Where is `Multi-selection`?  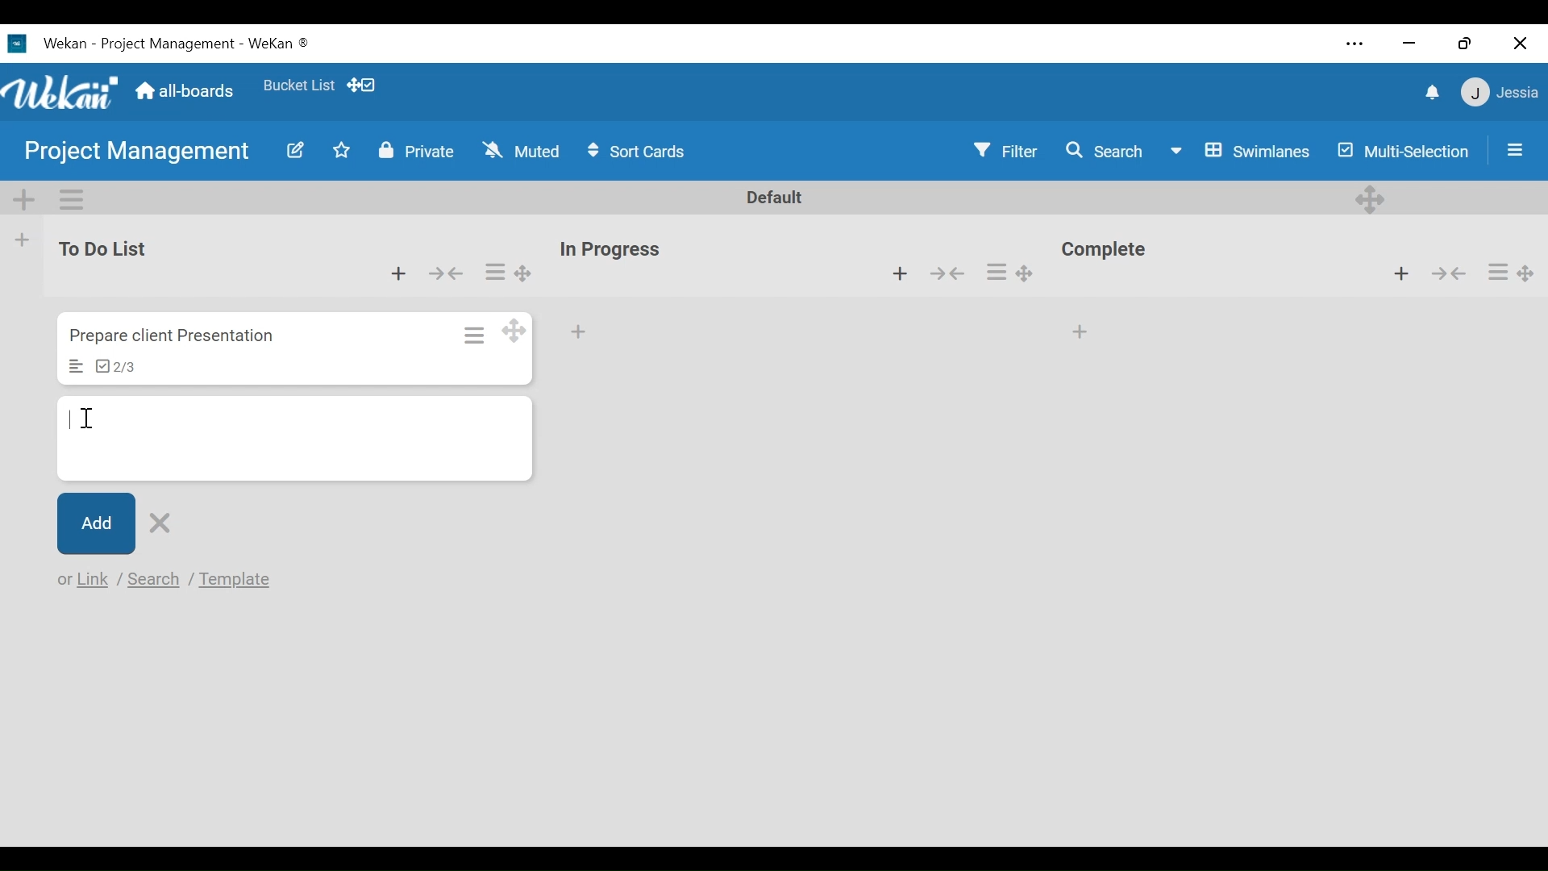
Multi-selection is located at coordinates (1400, 150).